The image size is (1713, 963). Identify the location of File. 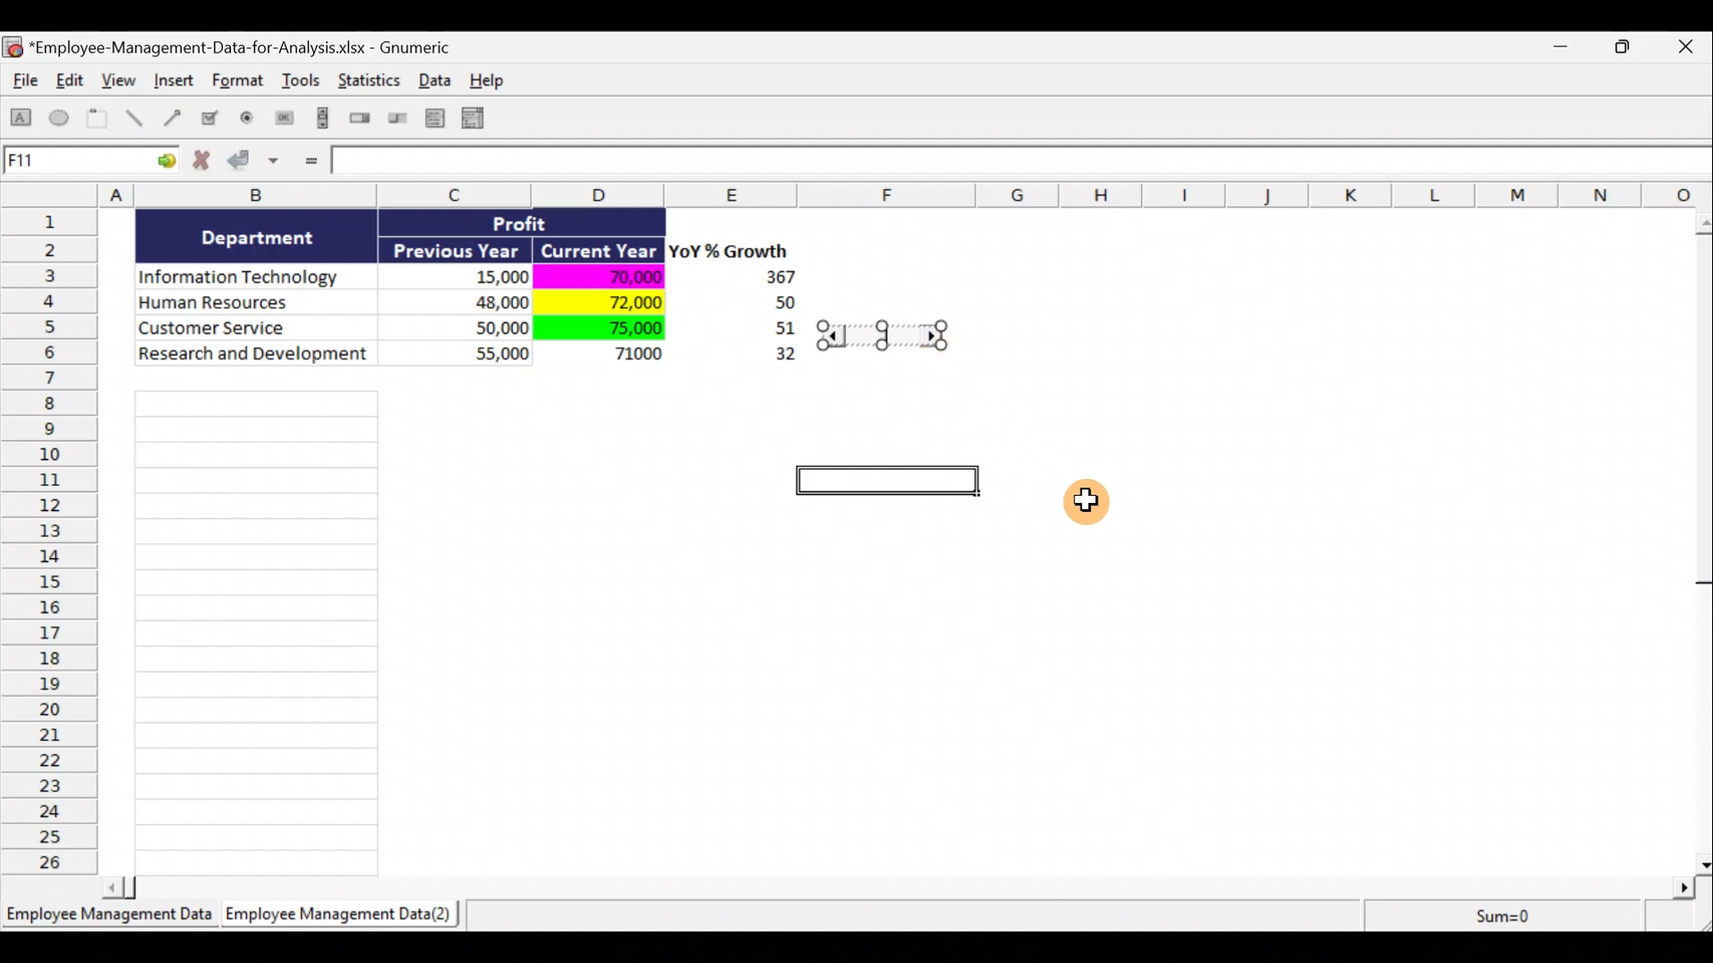
(21, 84).